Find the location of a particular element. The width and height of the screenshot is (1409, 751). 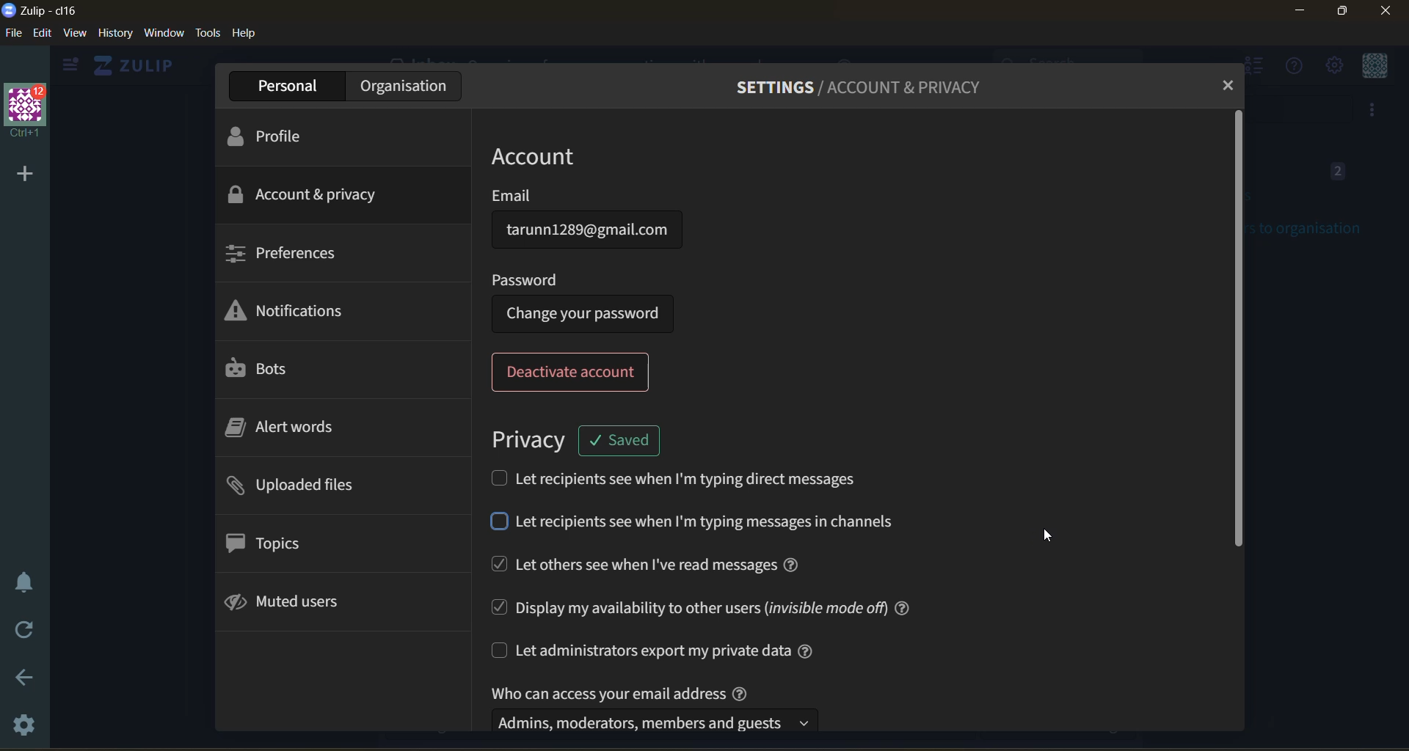

let administrators export my private data is located at coordinates (669, 651).